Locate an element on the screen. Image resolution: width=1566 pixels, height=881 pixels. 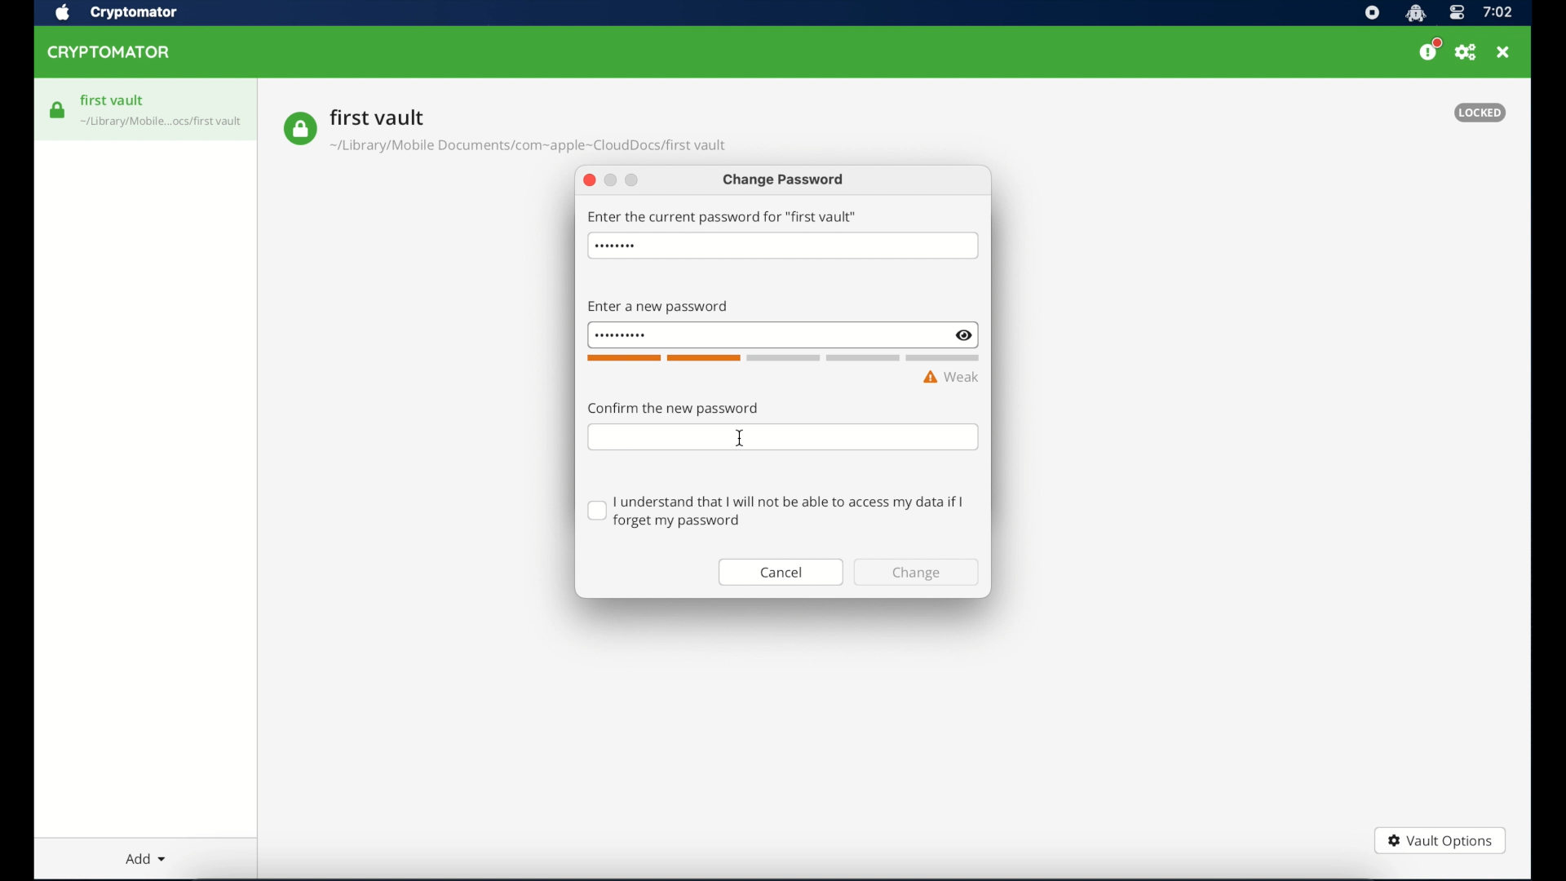
cryptomator is located at coordinates (109, 53).